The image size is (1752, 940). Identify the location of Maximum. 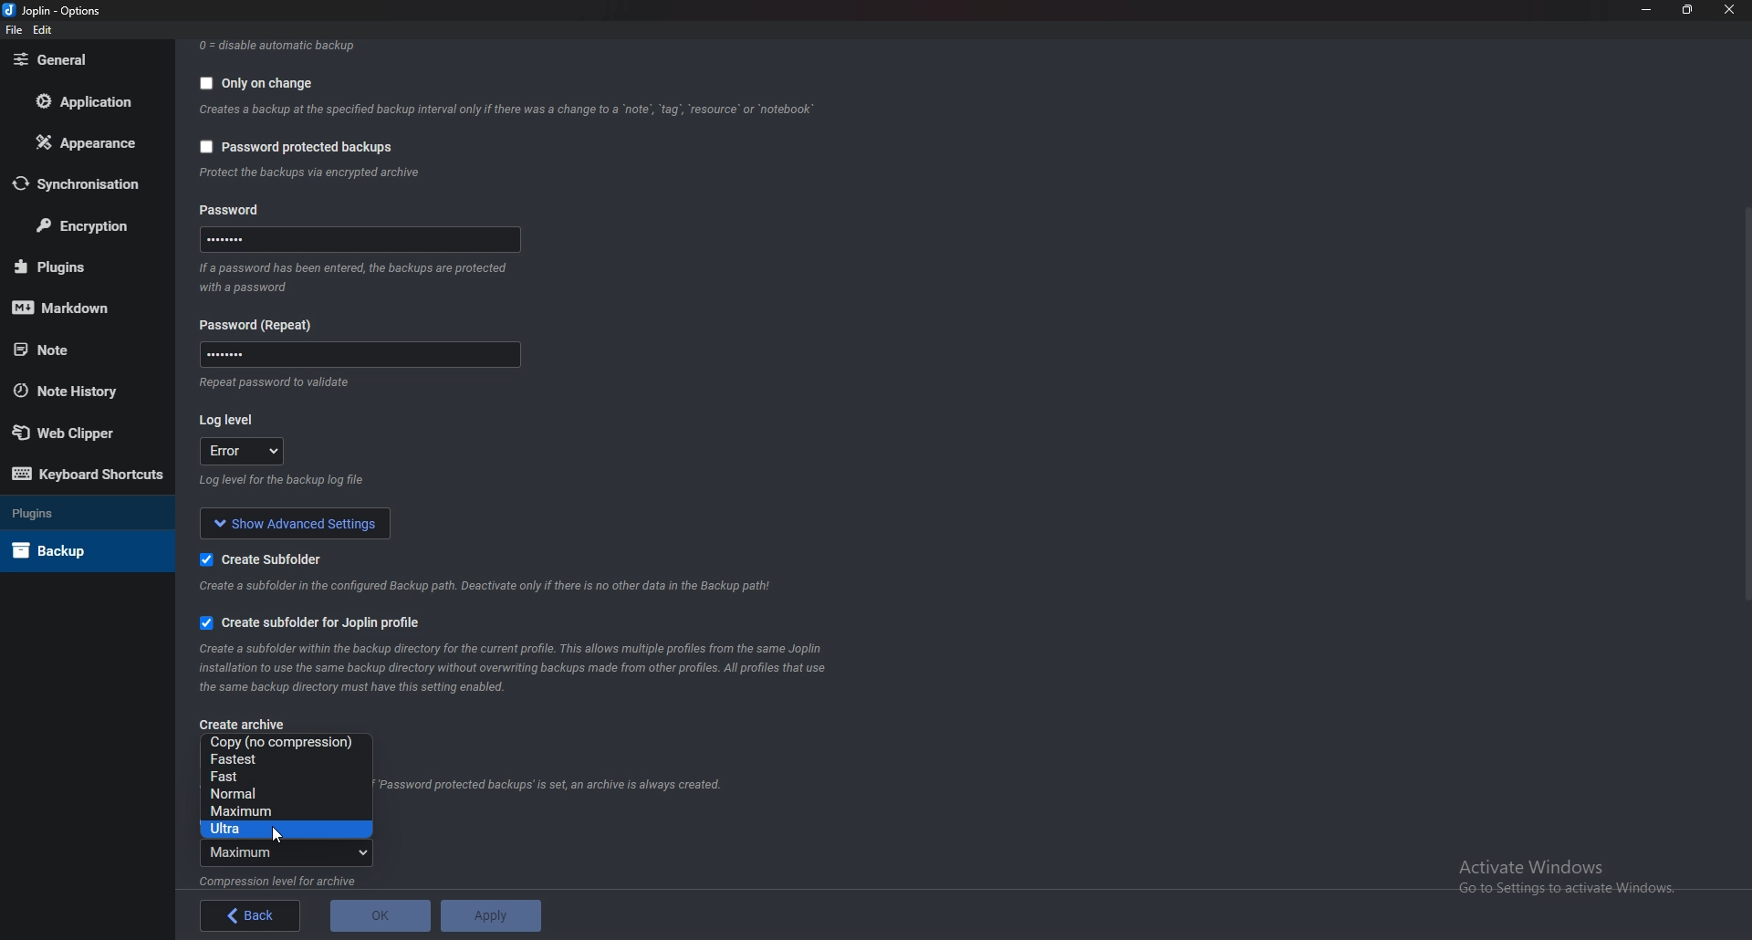
(288, 854).